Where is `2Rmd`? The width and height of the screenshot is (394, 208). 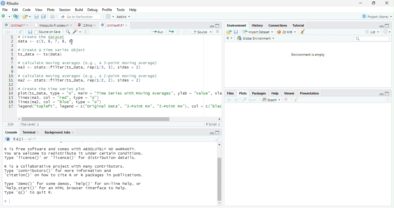
2Rmd is located at coordinates (84, 25).